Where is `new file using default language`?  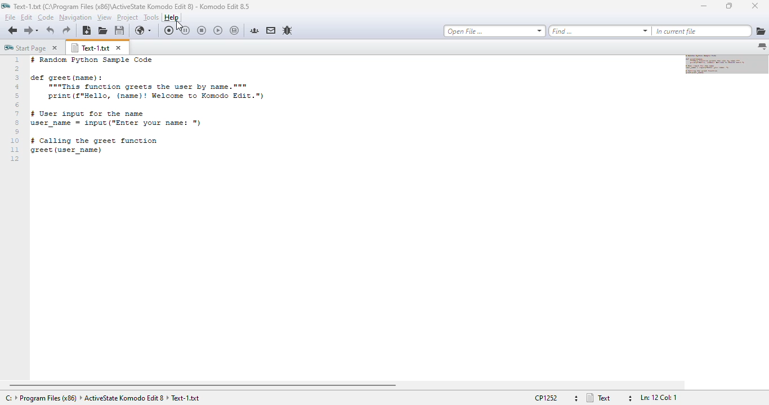
new file using default language is located at coordinates (87, 31).